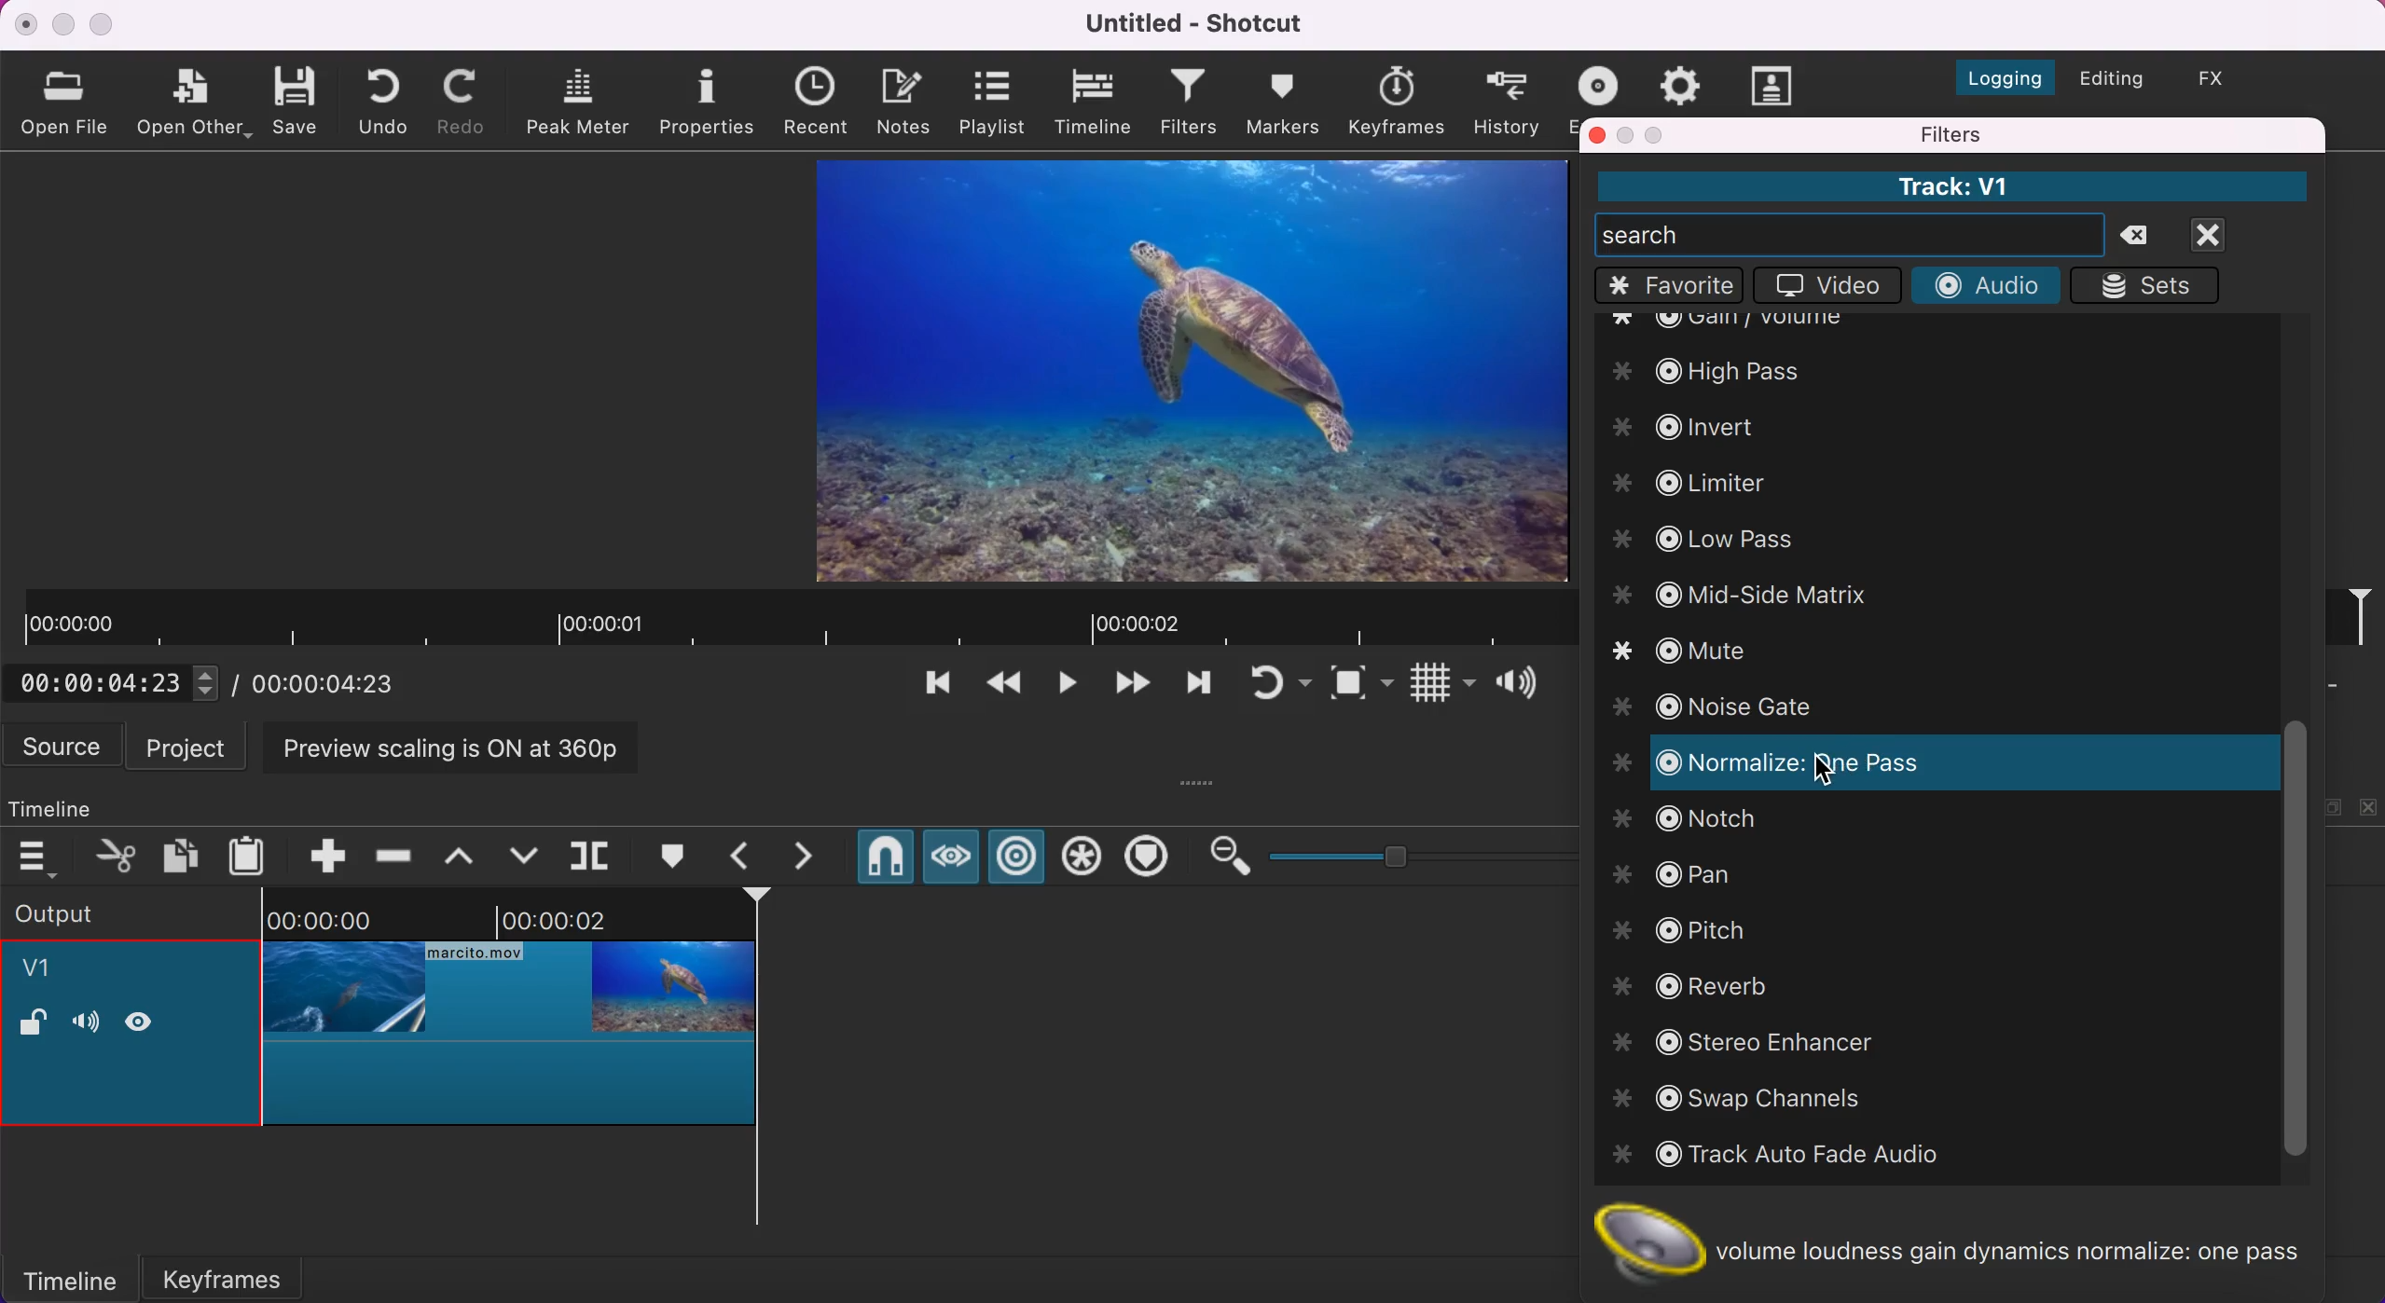  I want to click on total duration, so click(334, 683).